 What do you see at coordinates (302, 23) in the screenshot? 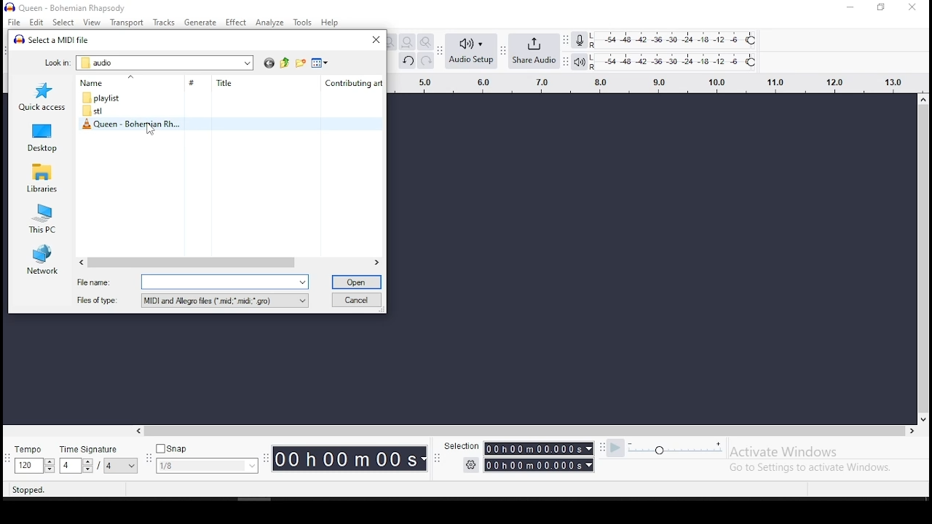
I see `tools` at bounding box center [302, 23].